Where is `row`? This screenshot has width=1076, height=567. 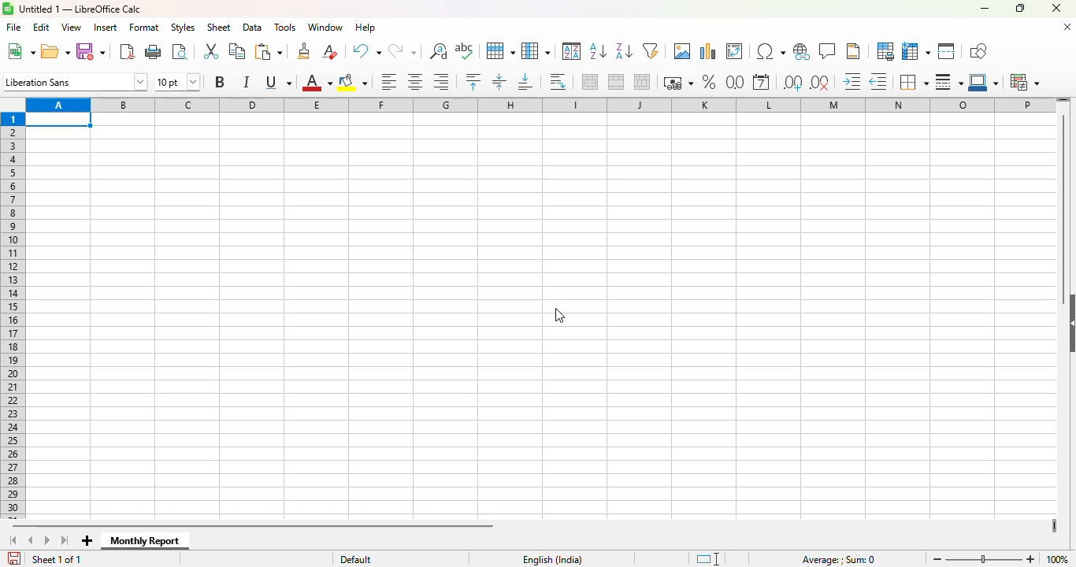 row is located at coordinates (500, 51).